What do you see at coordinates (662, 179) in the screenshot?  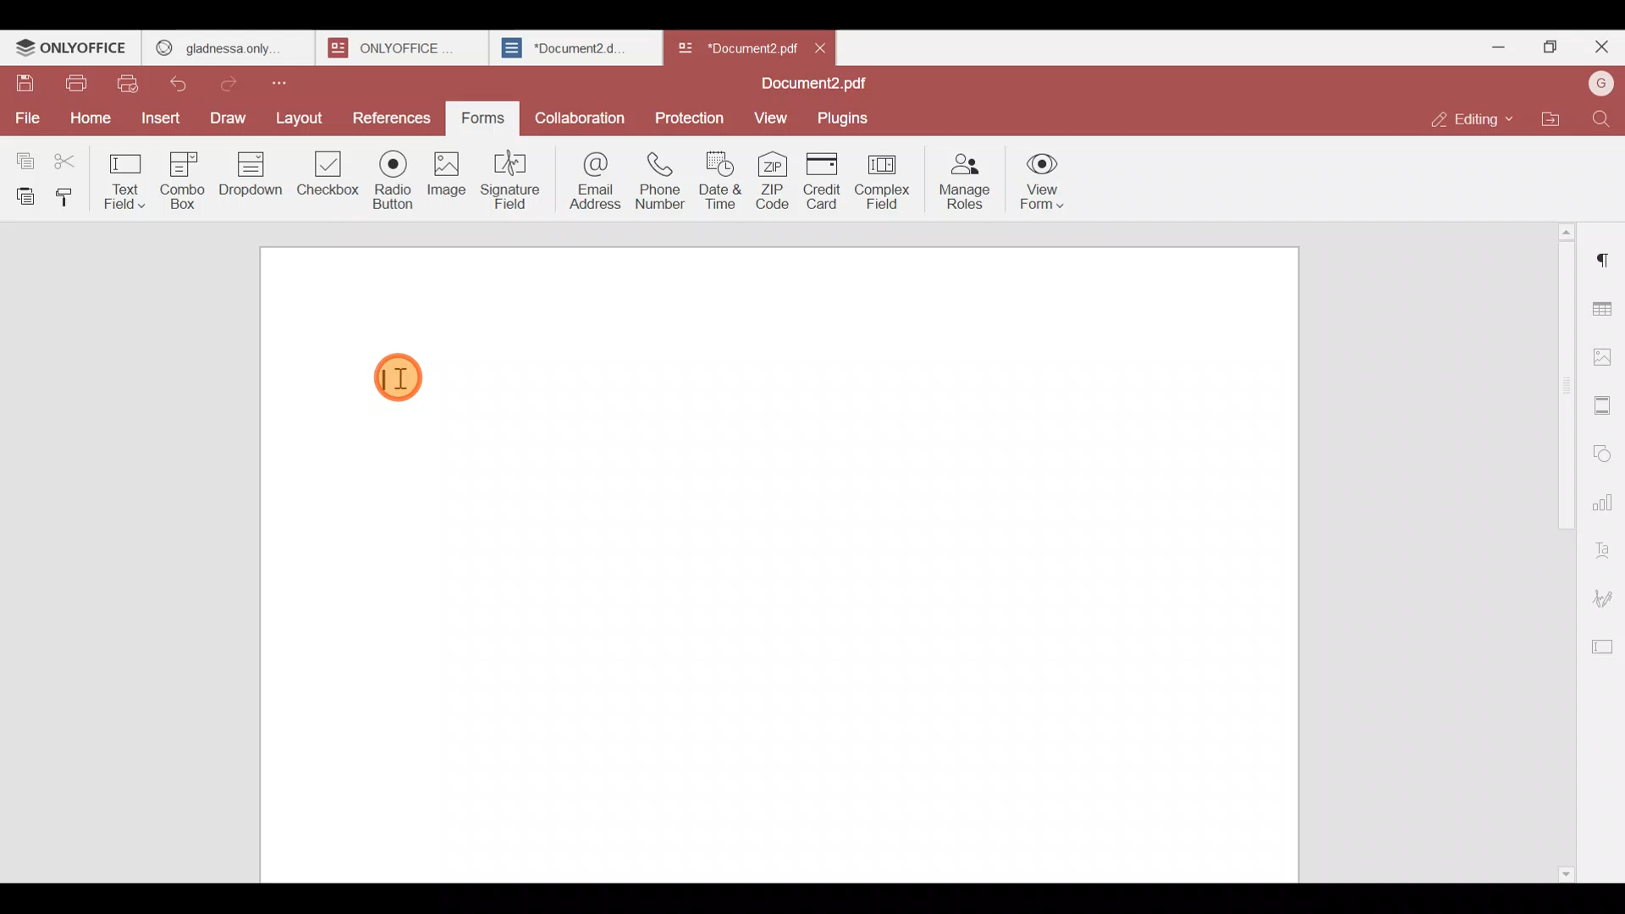 I see `Phone number` at bounding box center [662, 179].